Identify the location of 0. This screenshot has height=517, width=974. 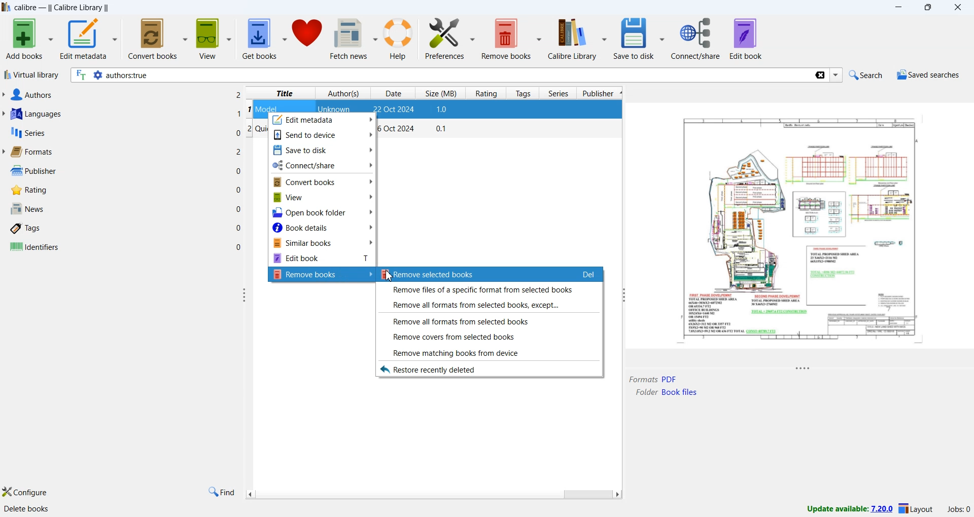
(239, 209).